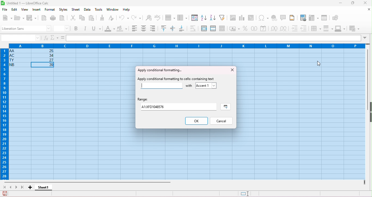  I want to click on increase indent, so click(295, 28).